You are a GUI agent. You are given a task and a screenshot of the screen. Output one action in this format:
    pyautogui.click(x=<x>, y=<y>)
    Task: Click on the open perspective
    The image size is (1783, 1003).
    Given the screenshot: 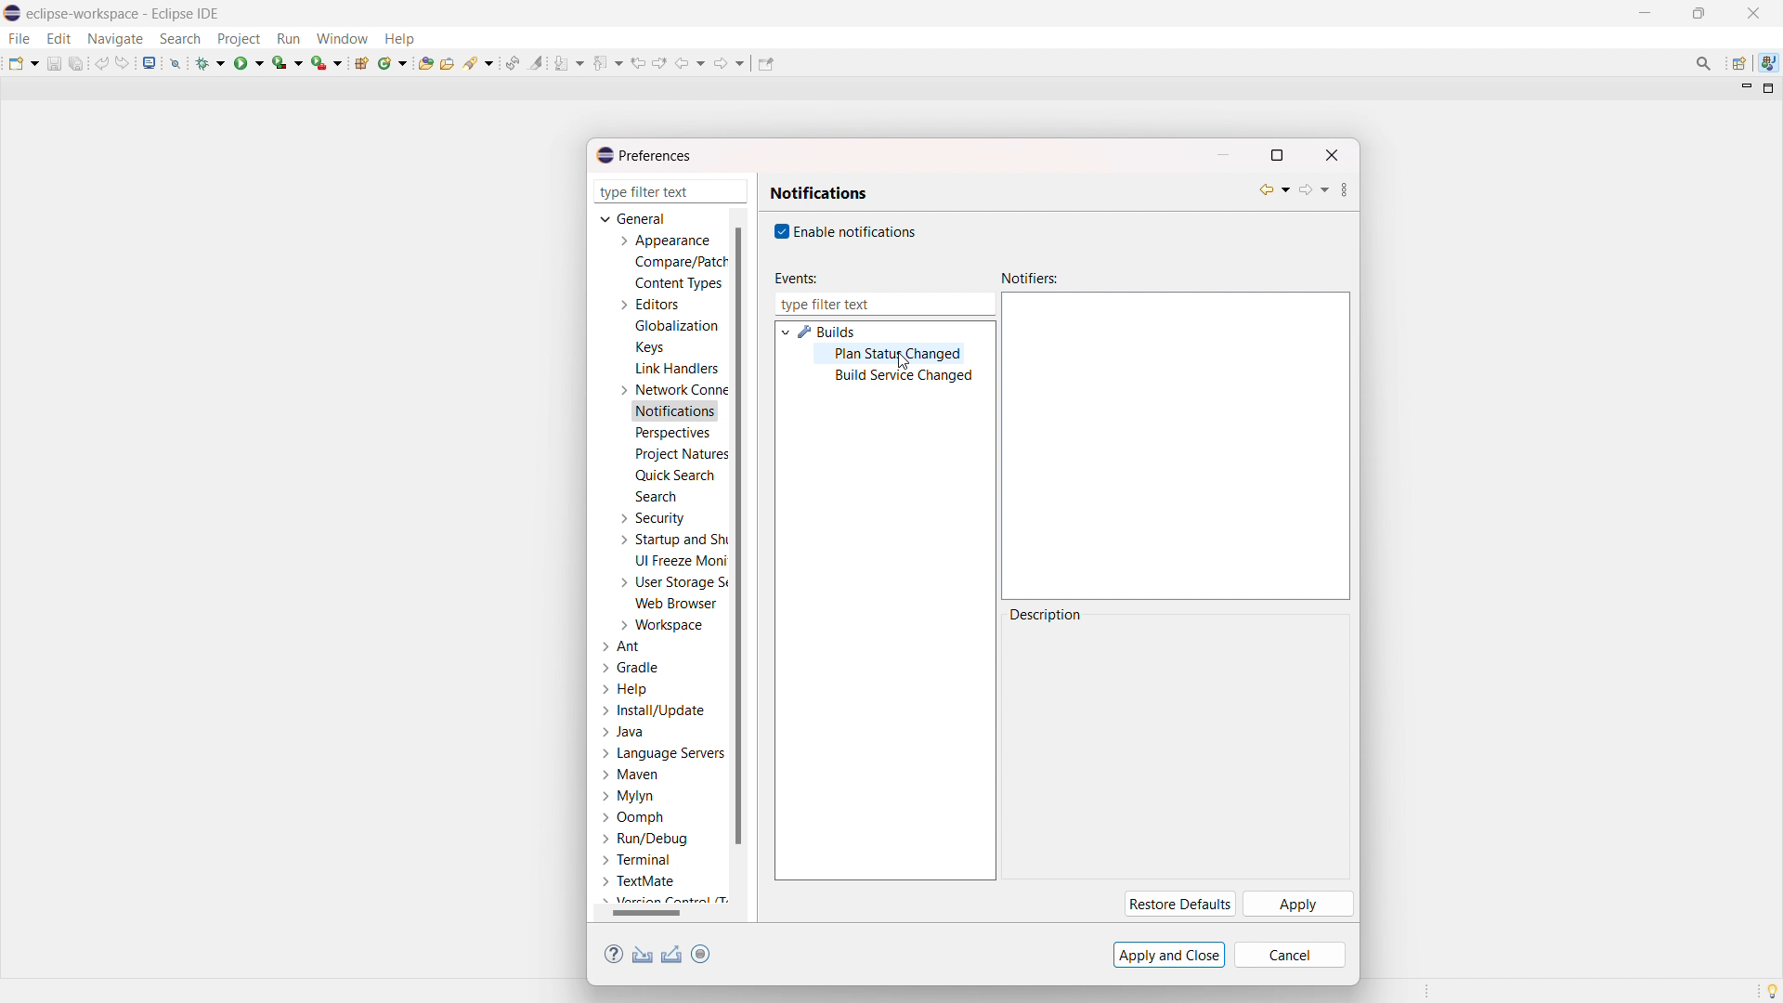 What is the action you would take?
    pyautogui.click(x=1737, y=64)
    